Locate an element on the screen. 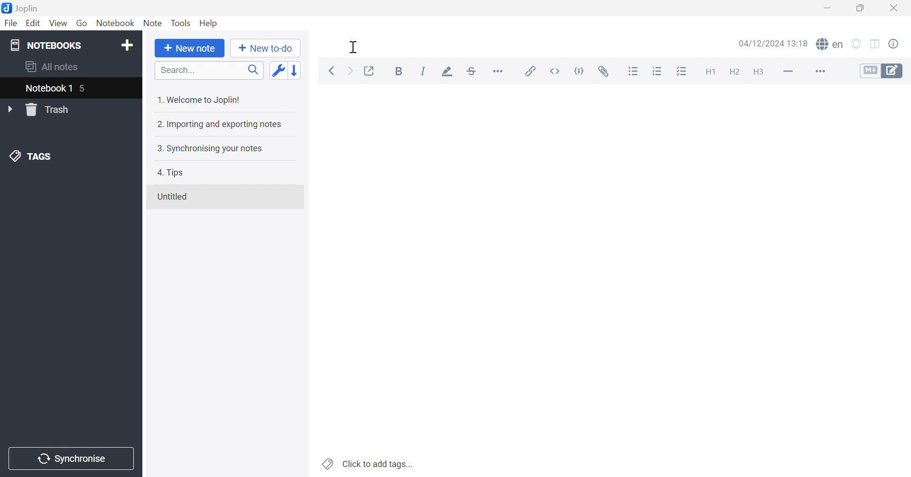  set alarm is located at coordinates (859, 46).